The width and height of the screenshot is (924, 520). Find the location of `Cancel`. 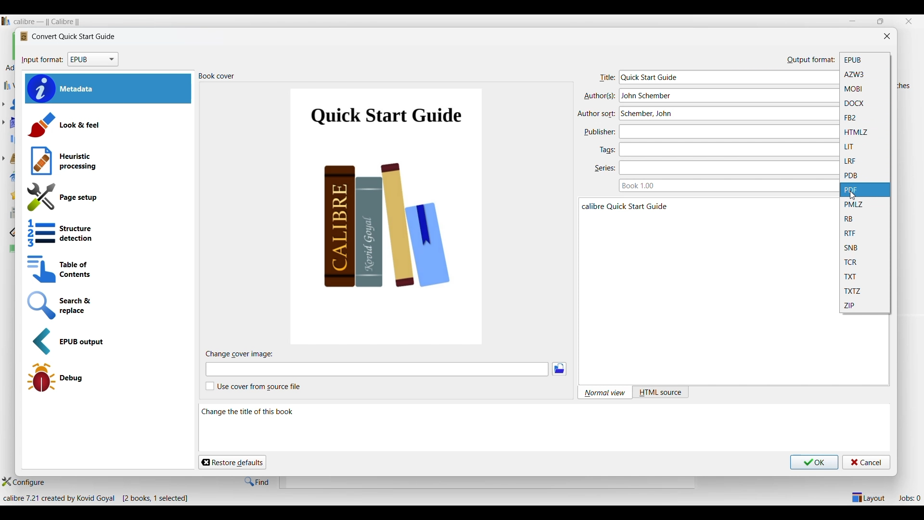

Cancel is located at coordinates (866, 463).